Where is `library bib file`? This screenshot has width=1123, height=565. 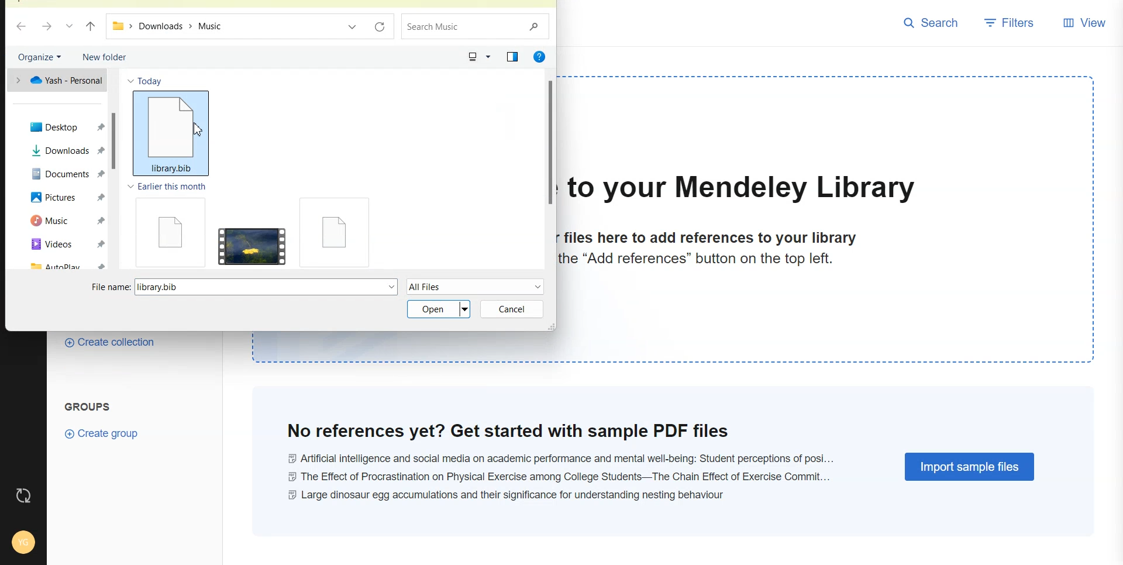 library bib file is located at coordinates (172, 134).